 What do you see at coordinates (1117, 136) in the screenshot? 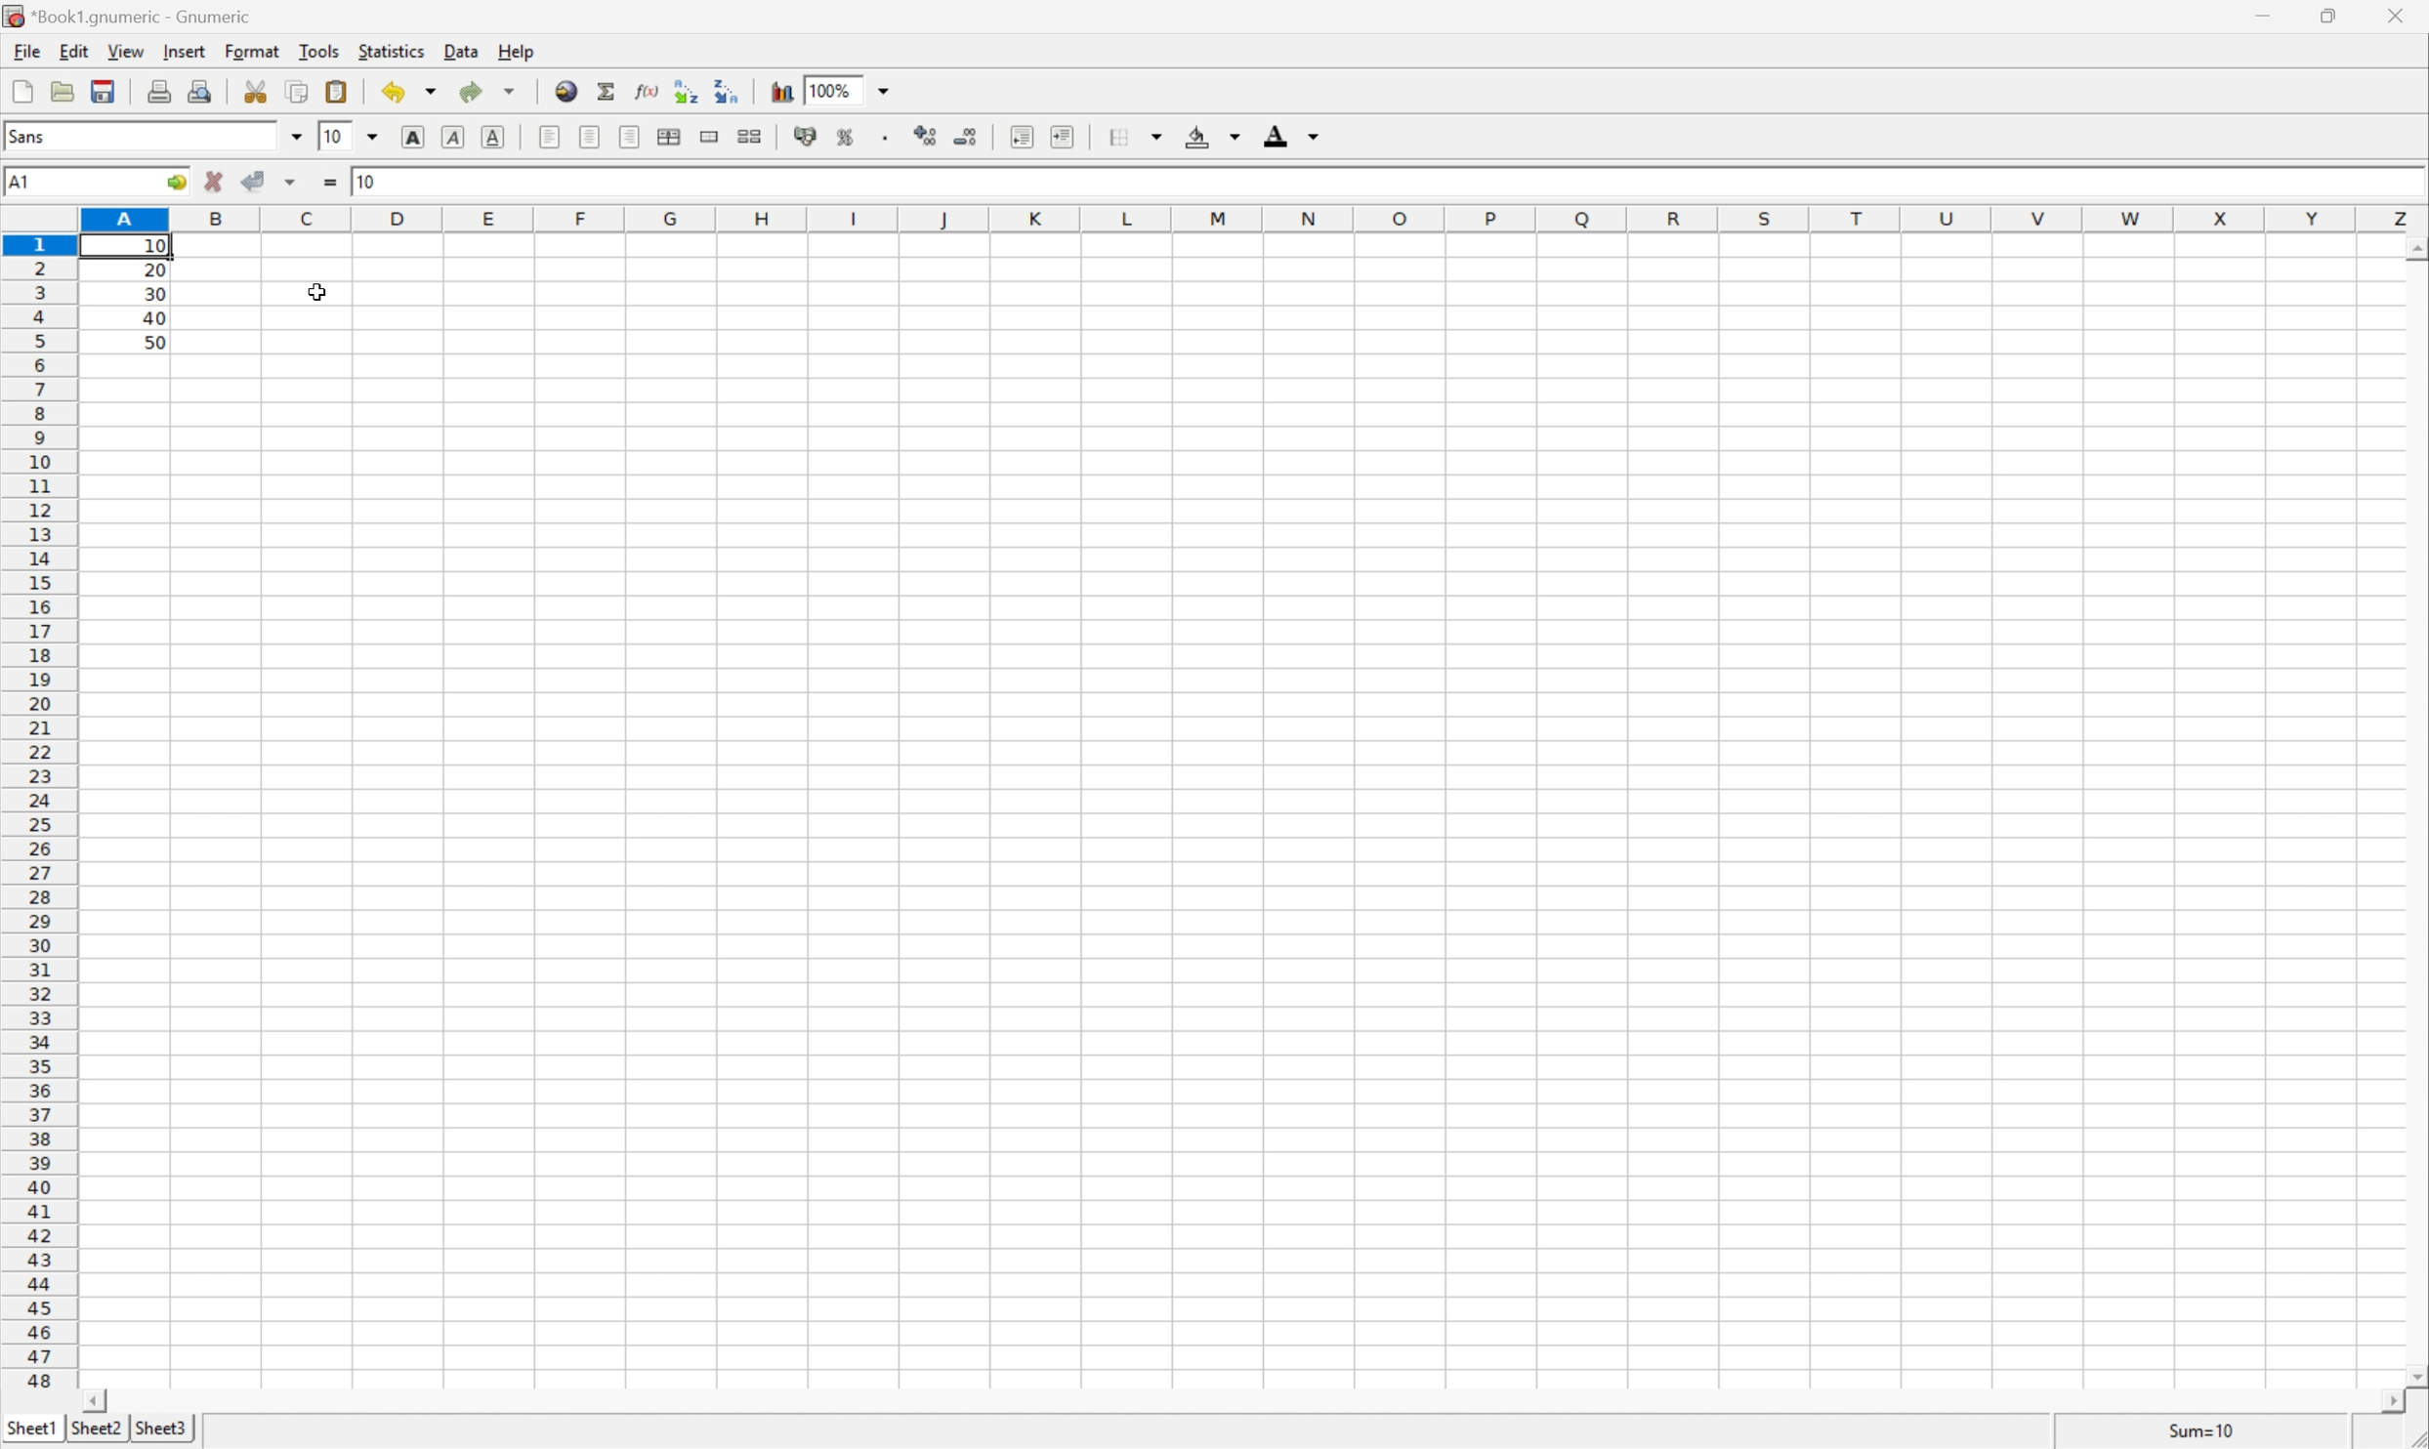
I see `Borders` at bounding box center [1117, 136].